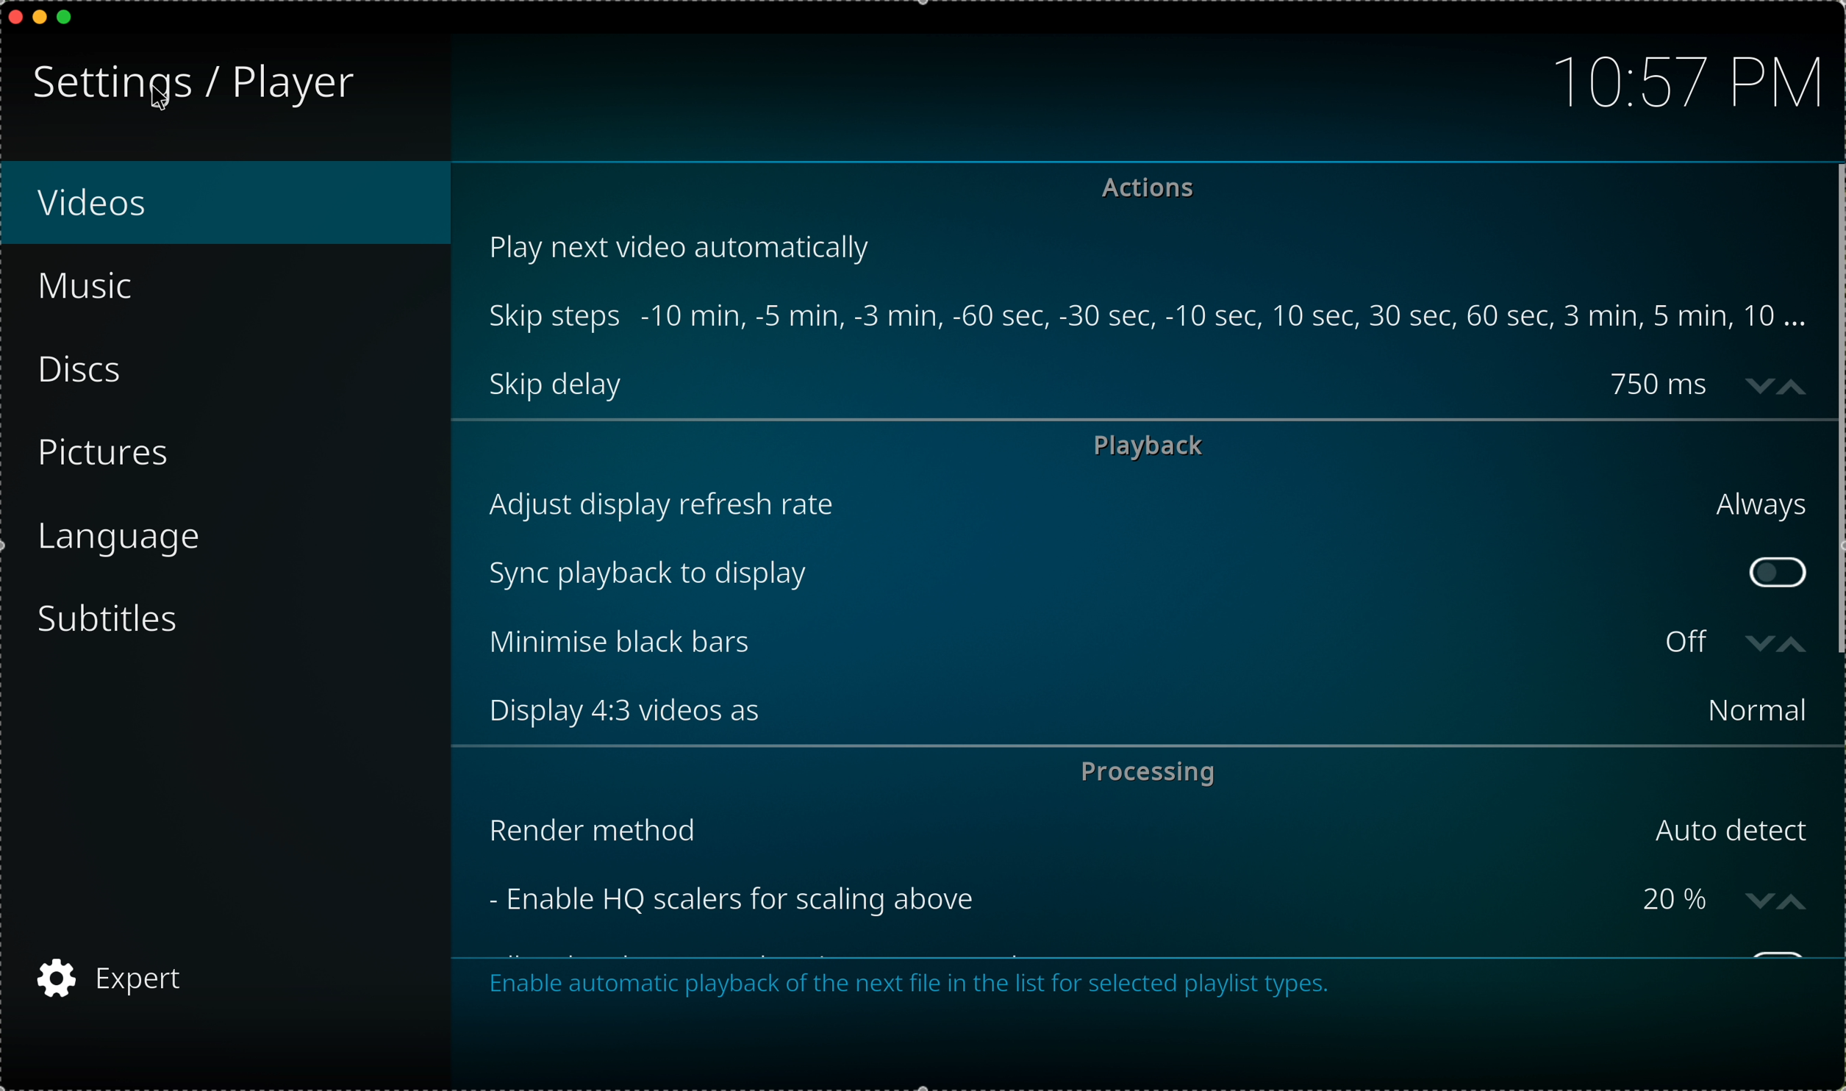 This screenshot has width=1846, height=1091. What do you see at coordinates (1099, 899) in the screenshot?
I see `enable HQ scalers for scalling above  20%` at bounding box center [1099, 899].